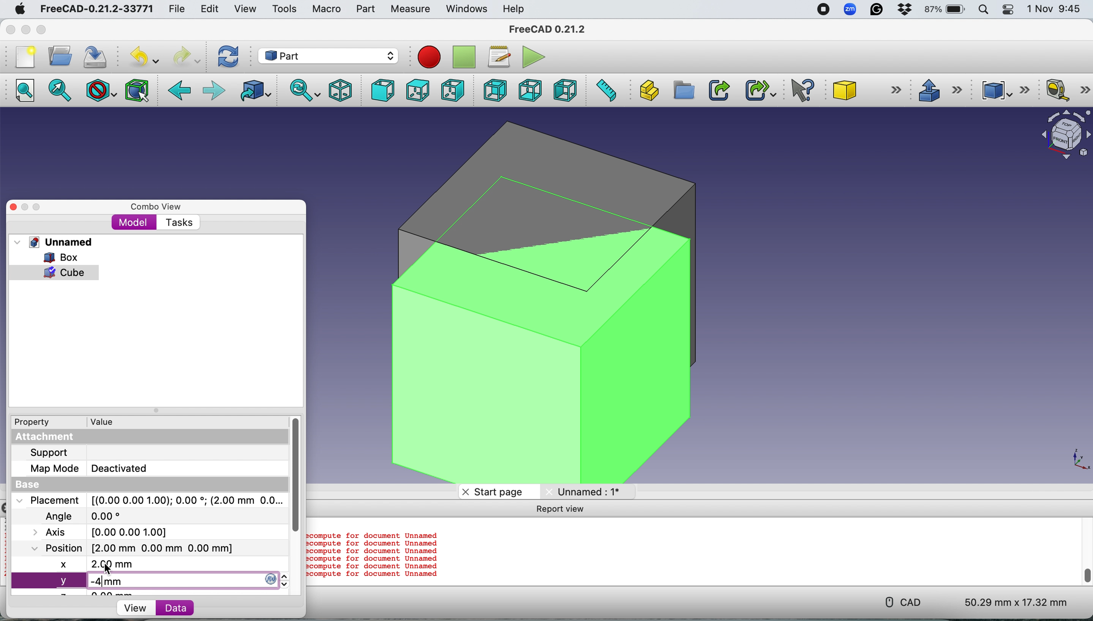 The image size is (1093, 621). Describe the element at coordinates (63, 242) in the screenshot. I see `Unnamed` at that location.